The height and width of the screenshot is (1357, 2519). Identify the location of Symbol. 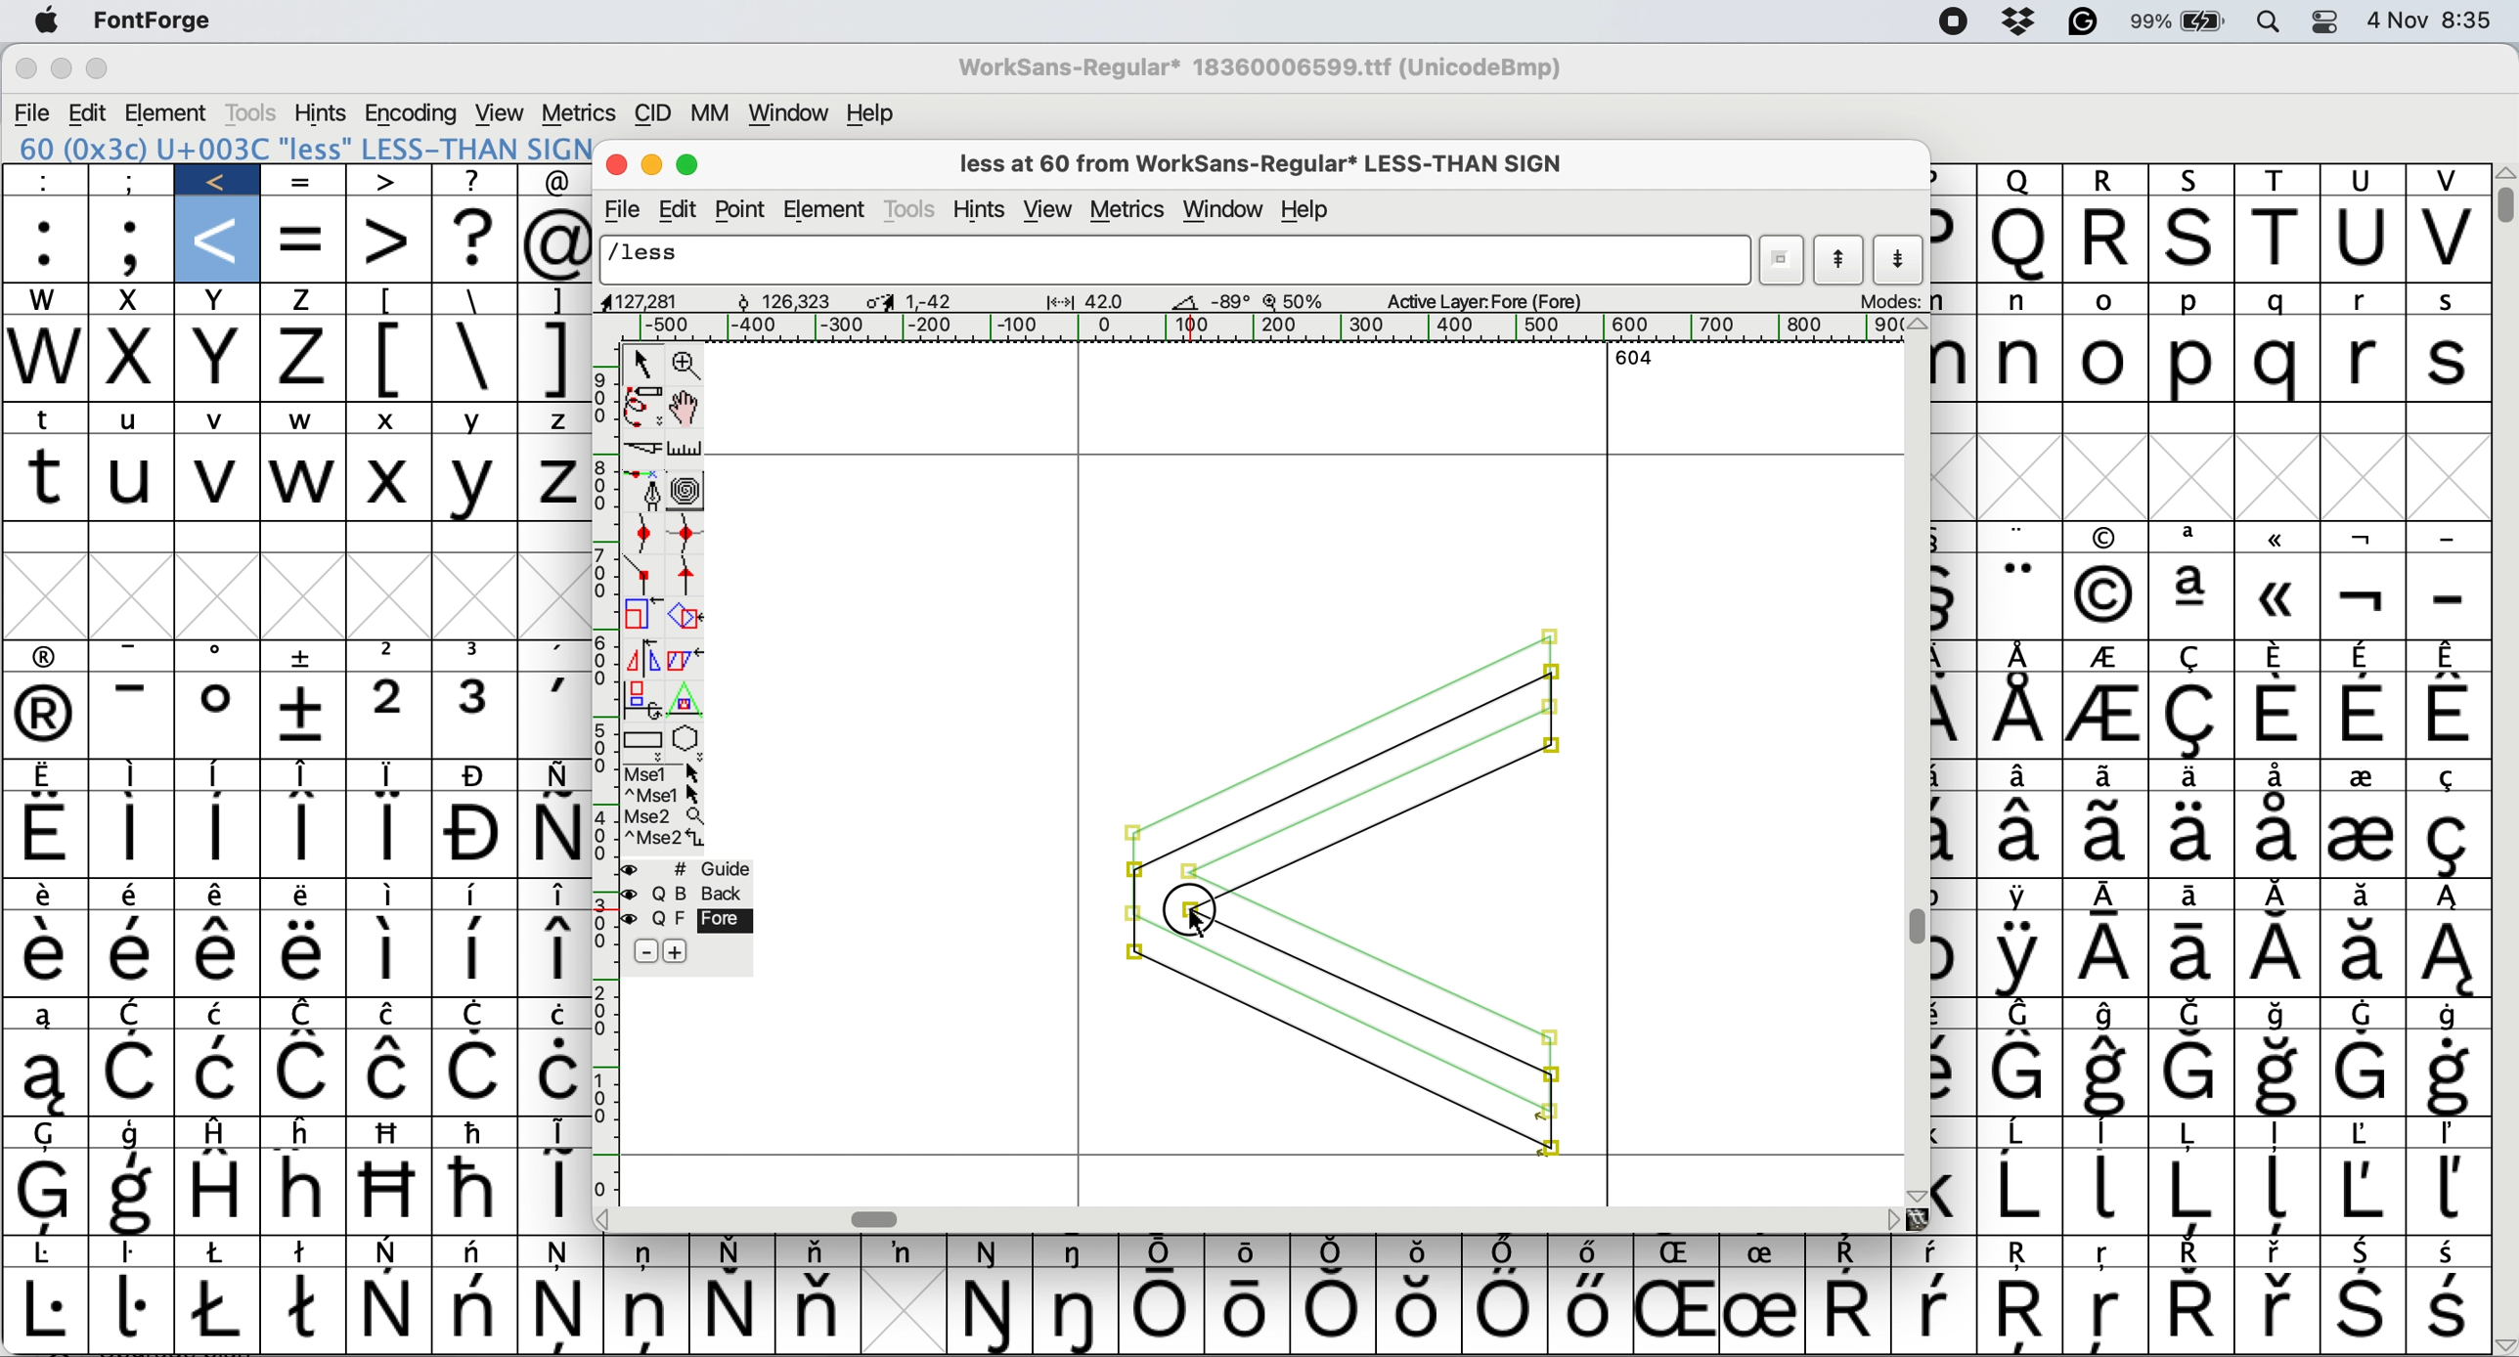
(477, 1071).